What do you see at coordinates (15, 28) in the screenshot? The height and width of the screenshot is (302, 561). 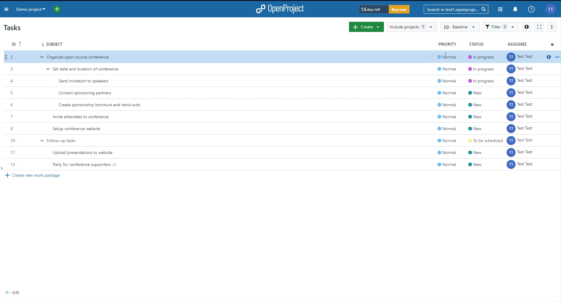 I see `Tasks` at bounding box center [15, 28].